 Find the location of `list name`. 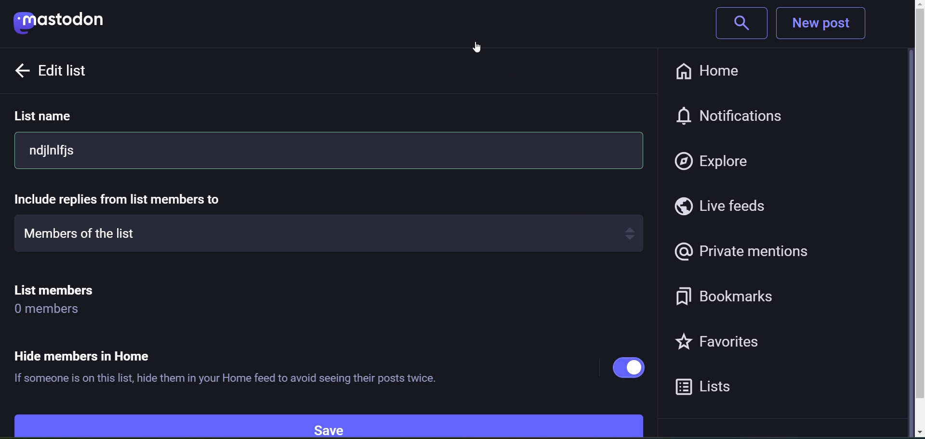

list name is located at coordinates (55, 117).